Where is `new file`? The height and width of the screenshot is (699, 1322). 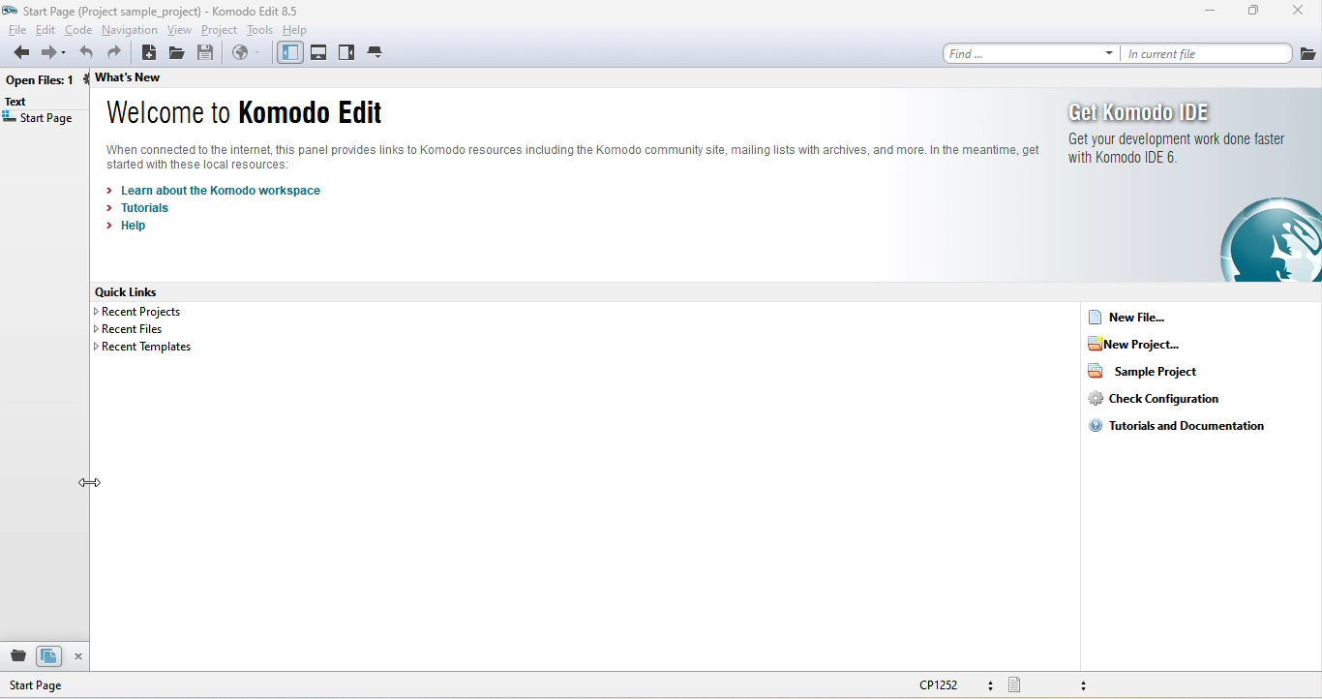
new file is located at coordinates (1153, 317).